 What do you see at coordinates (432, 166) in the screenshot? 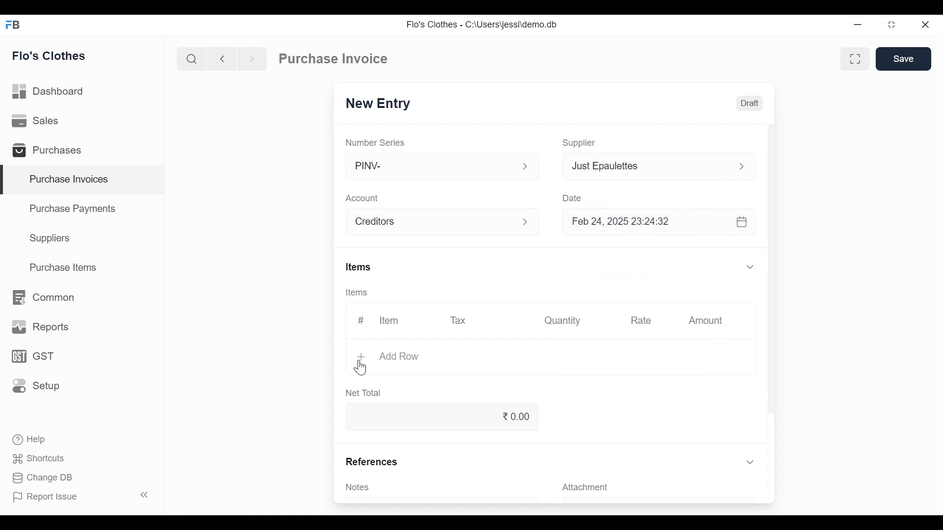
I see `PINV-` at bounding box center [432, 166].